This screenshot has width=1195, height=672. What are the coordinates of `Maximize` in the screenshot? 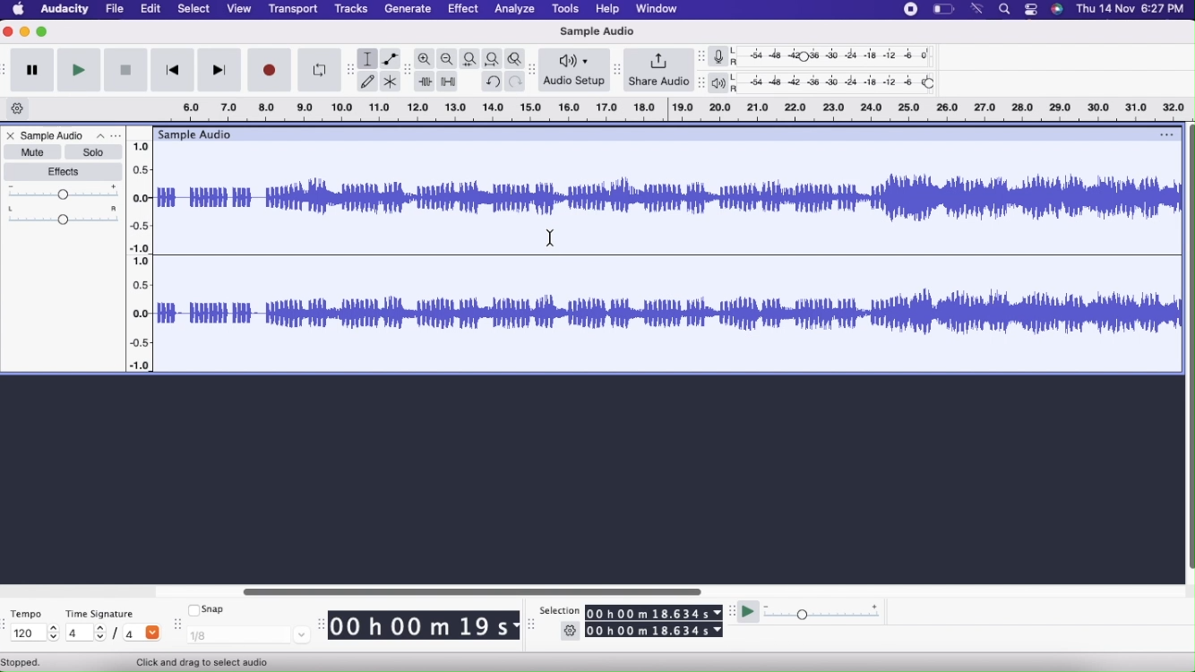 It's located at (43, 33).